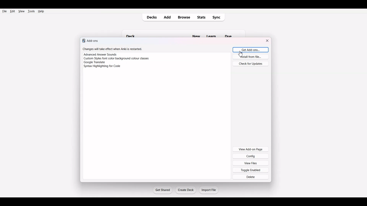 The image size is (367, 206). Describe the element at coordinates (202, 17) in the screenshot. I see `Stats` at that location.